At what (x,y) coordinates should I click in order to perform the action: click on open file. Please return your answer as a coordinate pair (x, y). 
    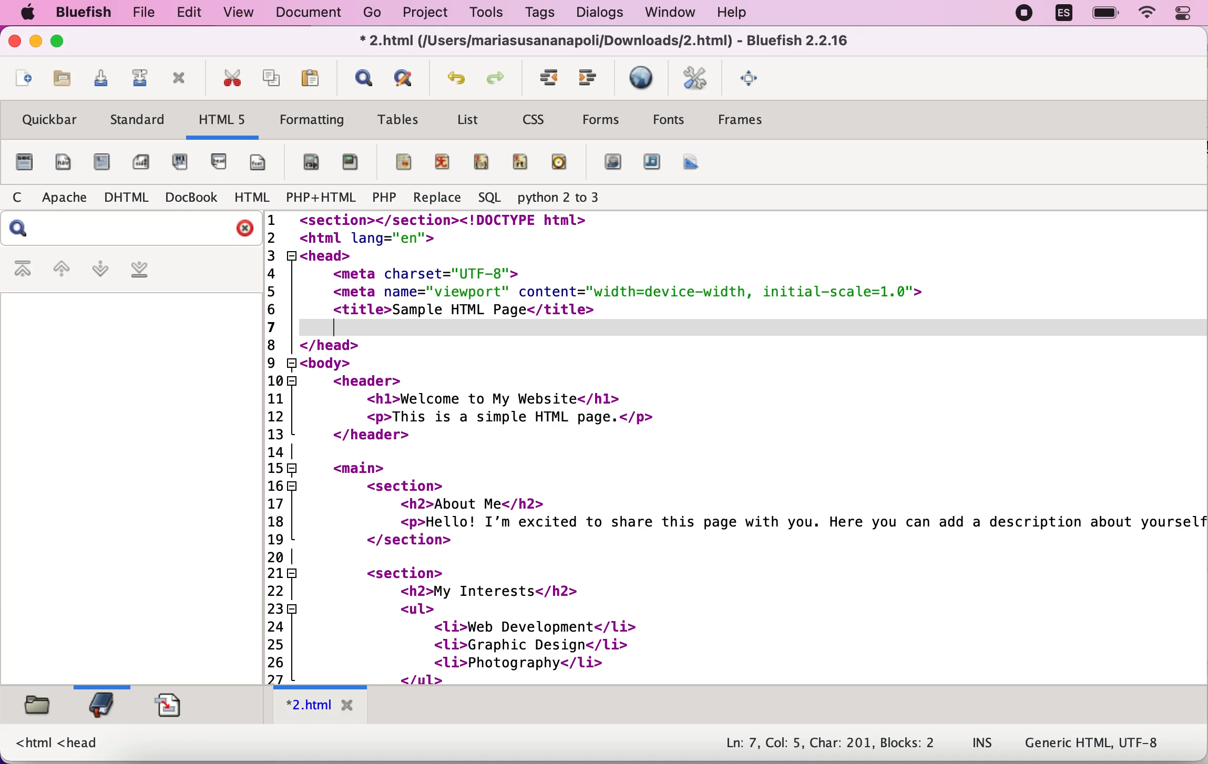
    Looking at the image, I should click on (63, 79).